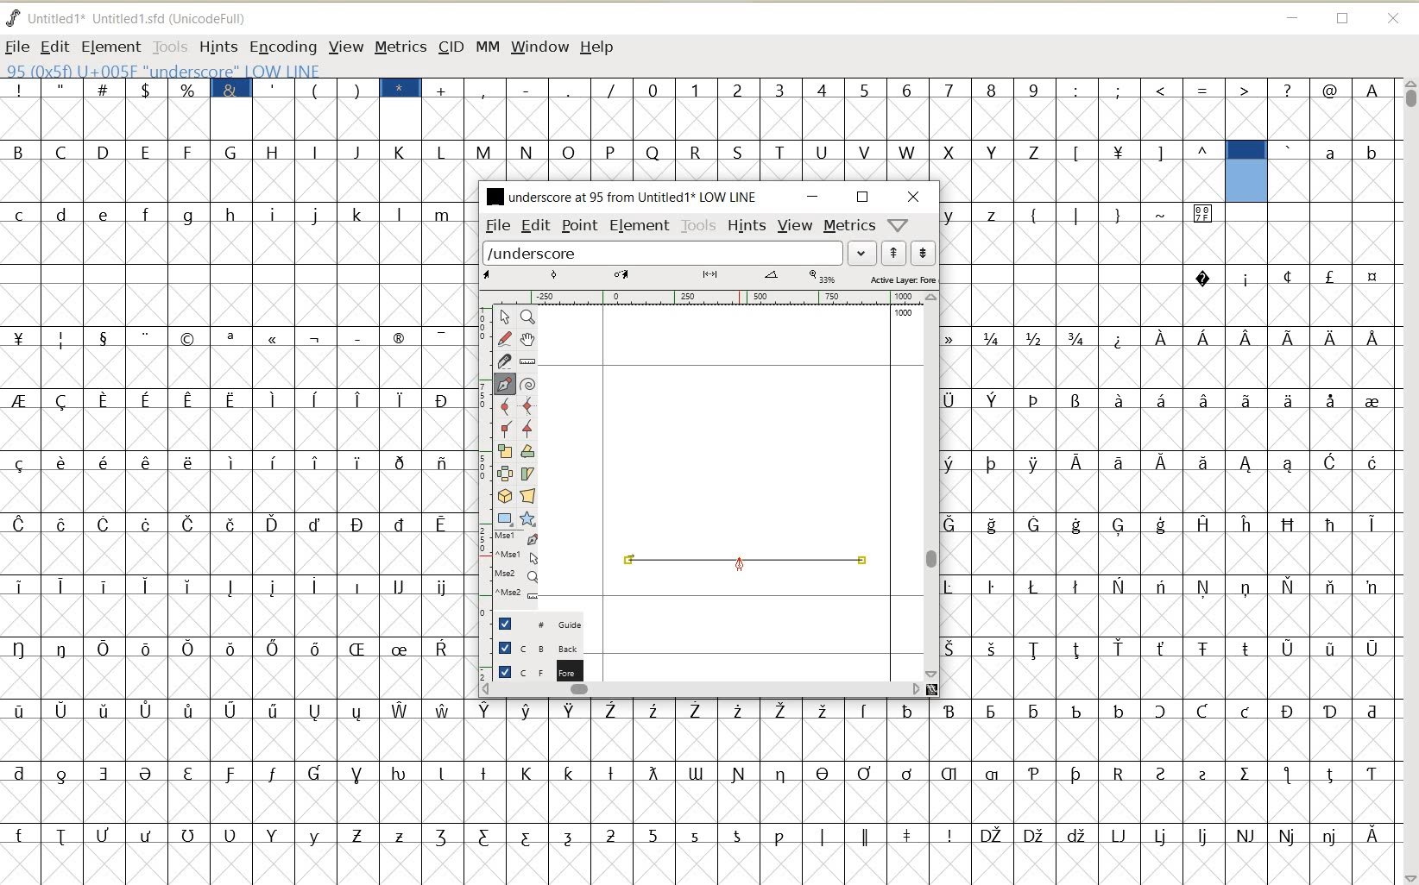  I want to click on add a point, then drag out its control points, so click(505, 385).